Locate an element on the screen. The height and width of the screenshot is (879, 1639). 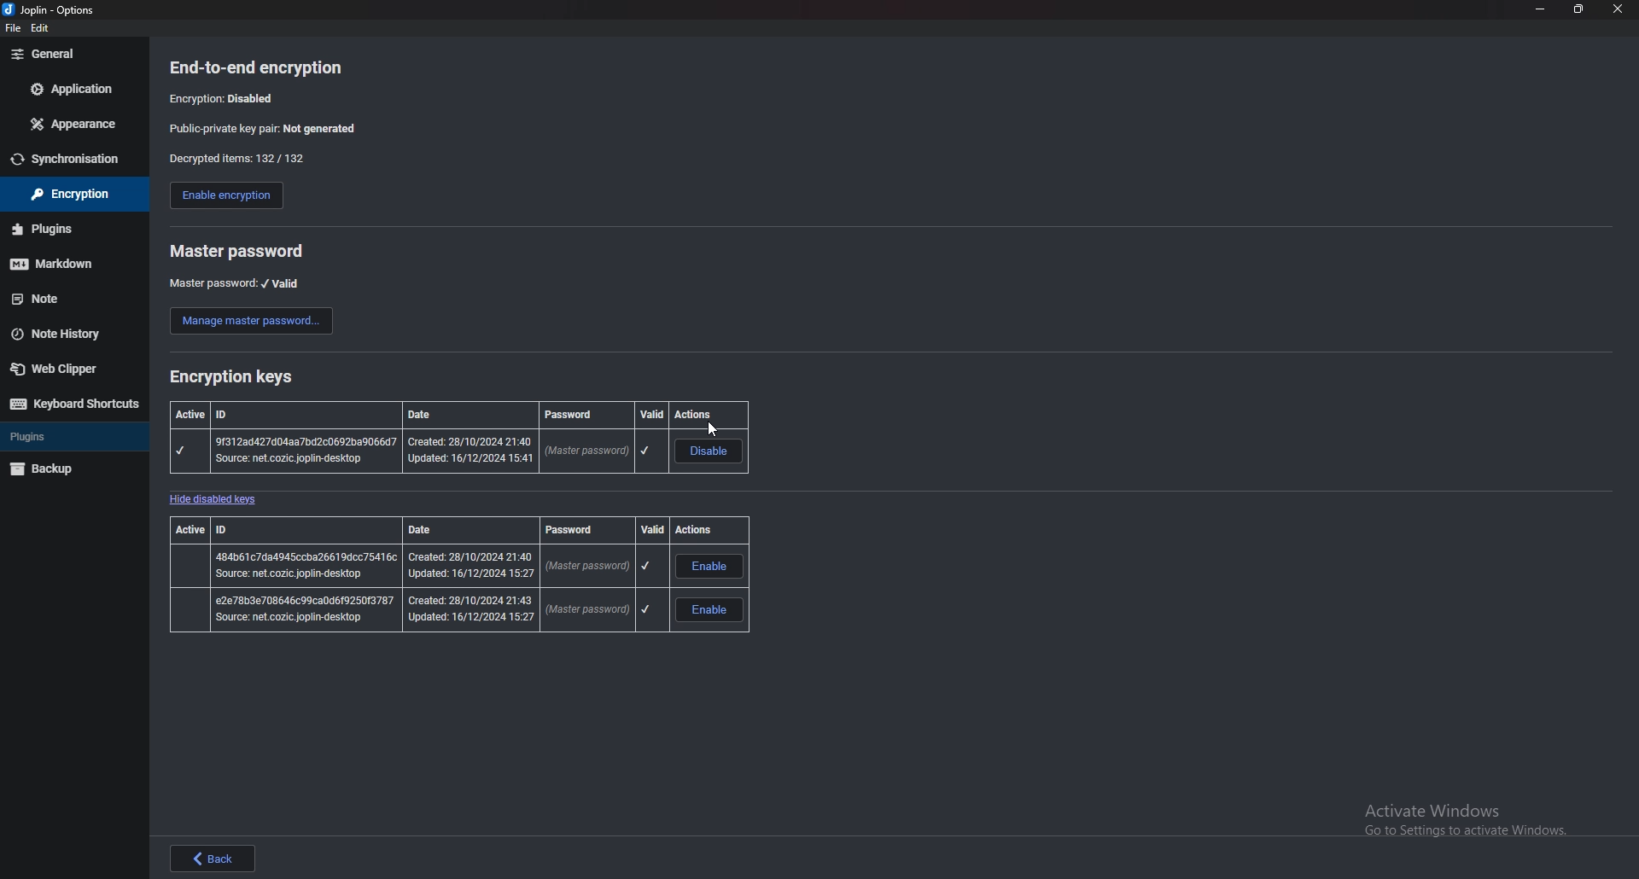
master password is located at coordinates (241, 252).